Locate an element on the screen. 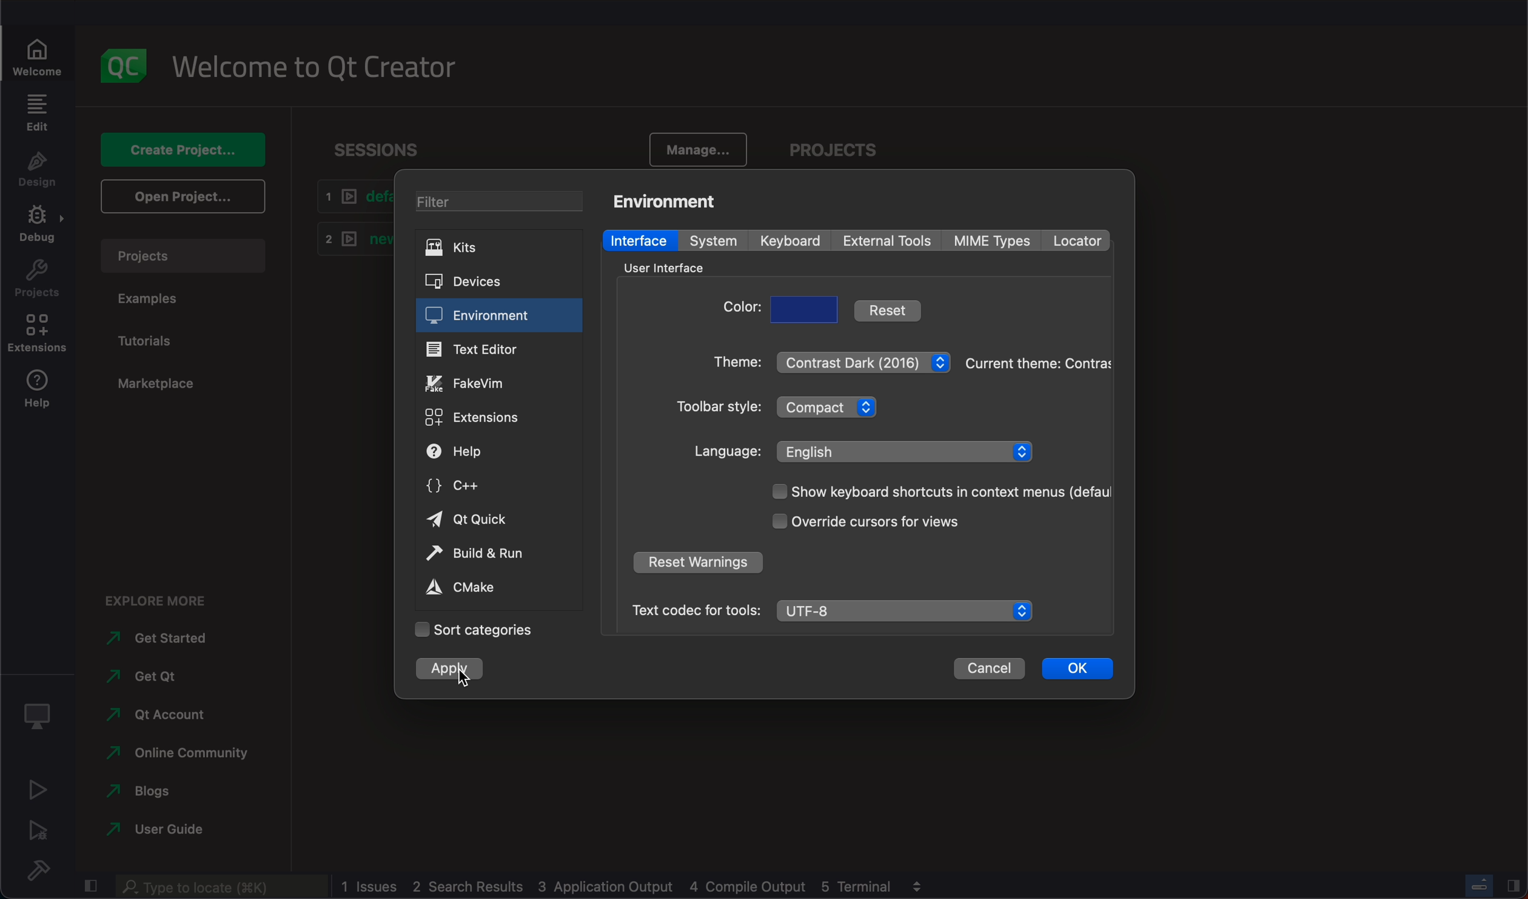 This screenshot has height=899, width=1528. ok is located at coordinates (1079, 670).